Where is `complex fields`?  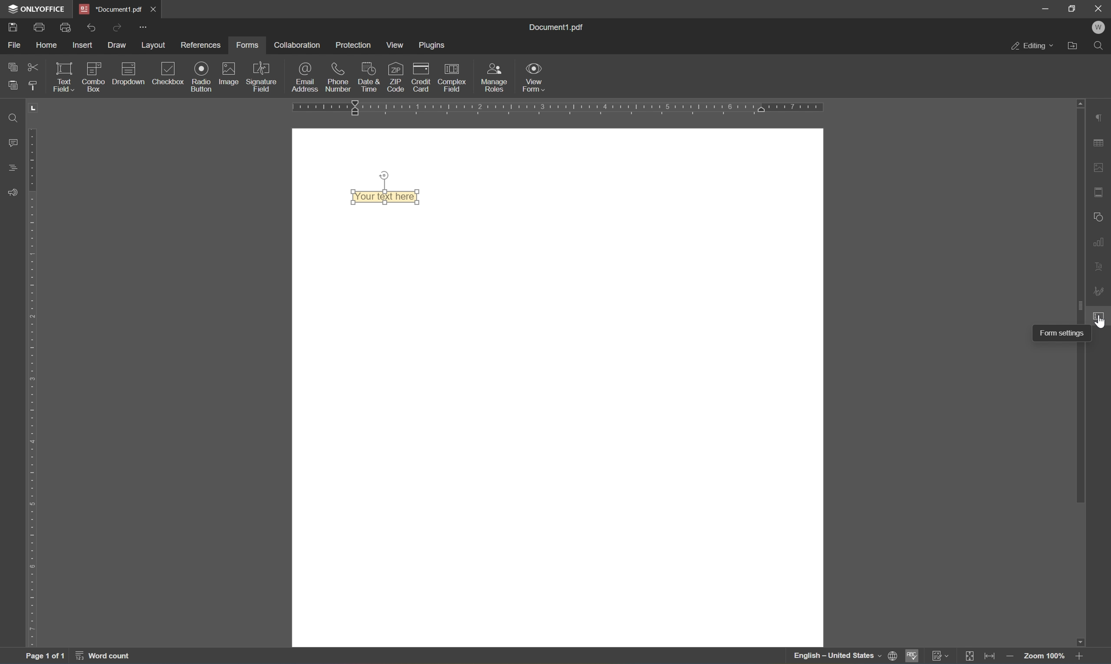
complex fields is located at coordinates (452, 79).